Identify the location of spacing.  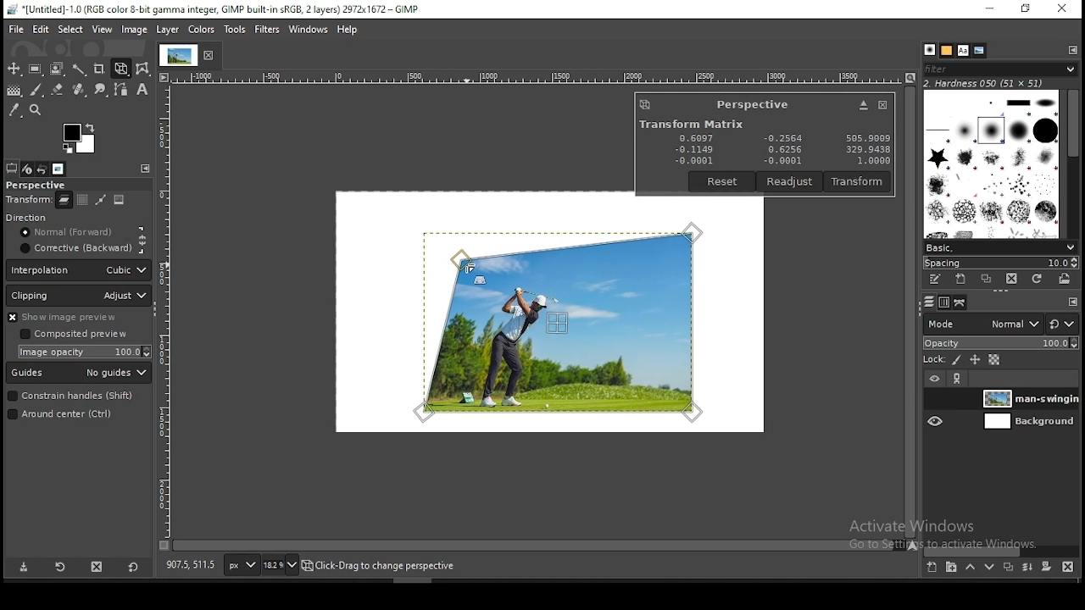
(999, 262).